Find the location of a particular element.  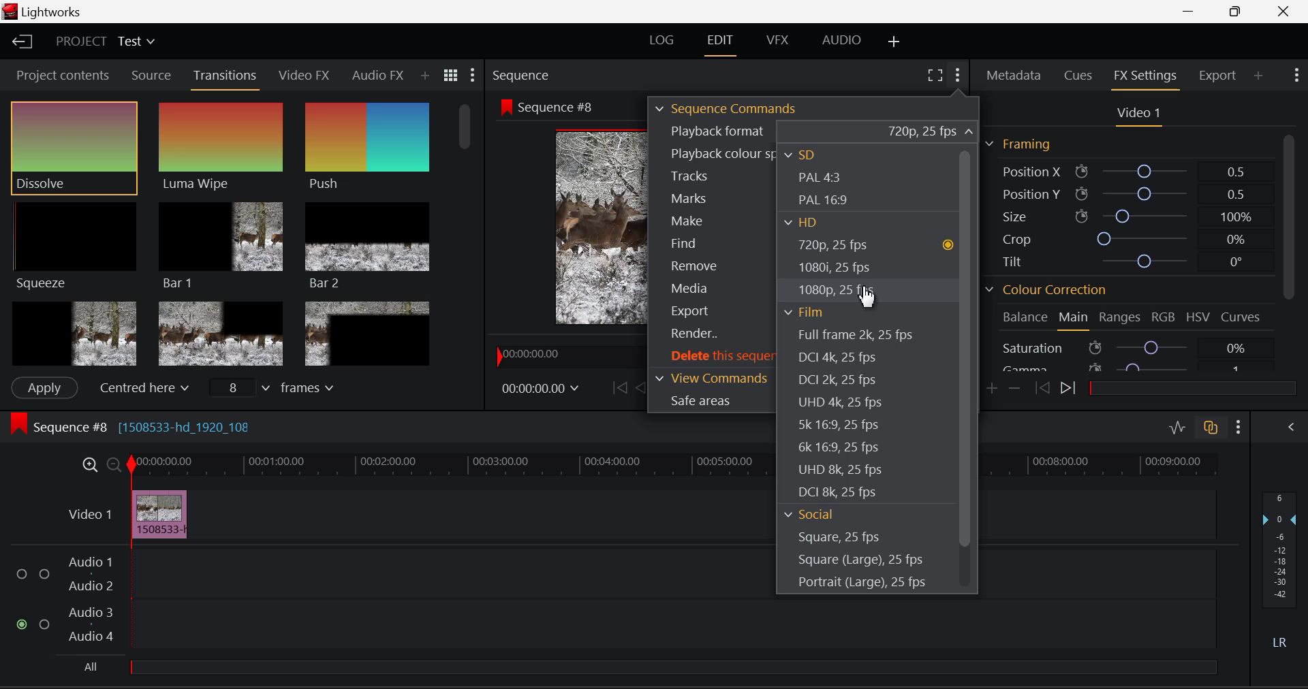

UHD 8k is located at coordinates (842, 471).